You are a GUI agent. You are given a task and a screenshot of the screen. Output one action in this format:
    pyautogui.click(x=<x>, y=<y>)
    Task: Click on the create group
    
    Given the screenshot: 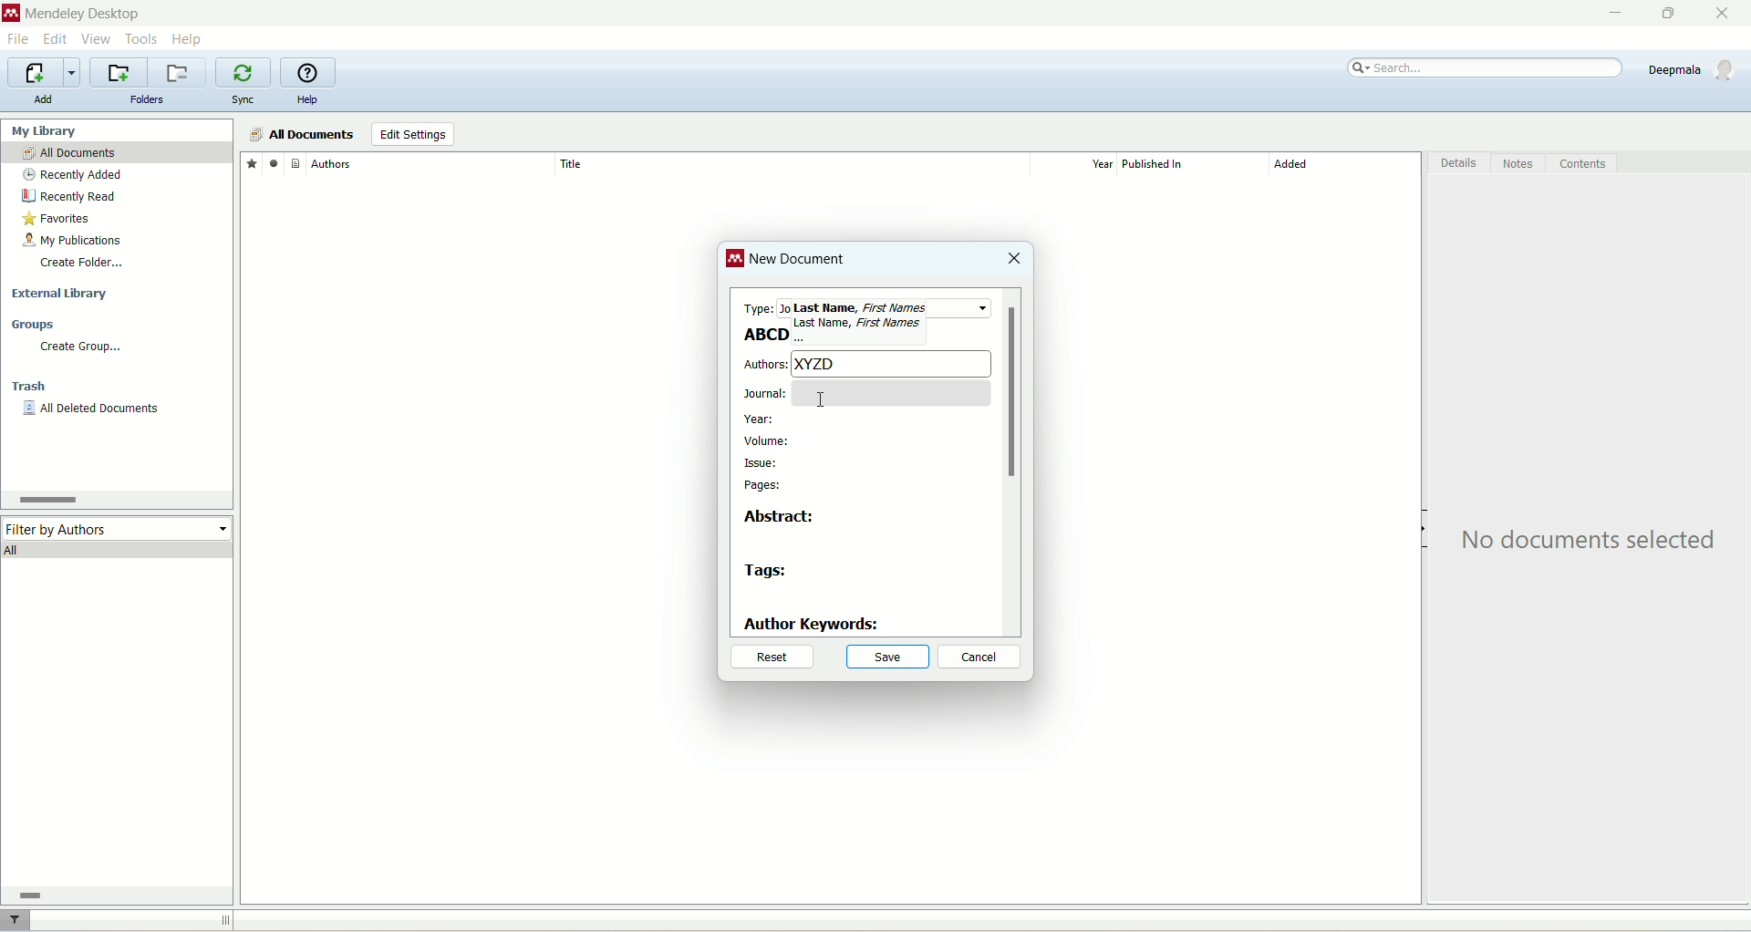 What is the action you would take?
    pyautogui.click(x=79, y=347)
    